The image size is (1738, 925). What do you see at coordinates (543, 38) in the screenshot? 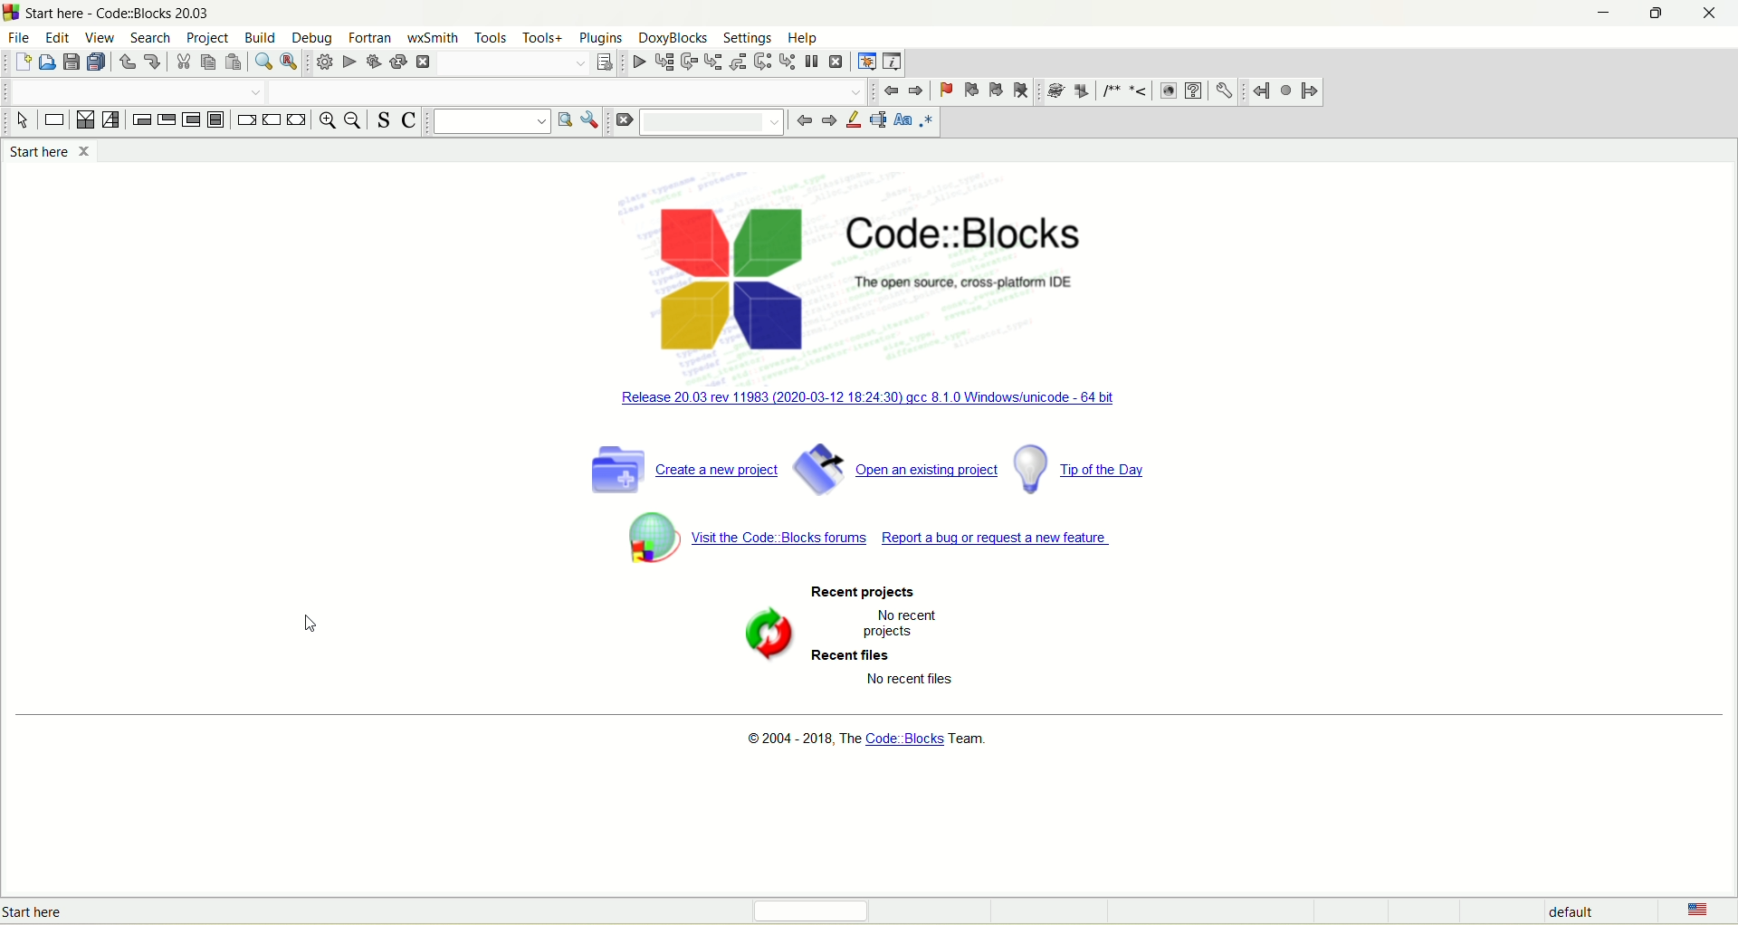
I see `tools+` at bounding box center [543, 38].